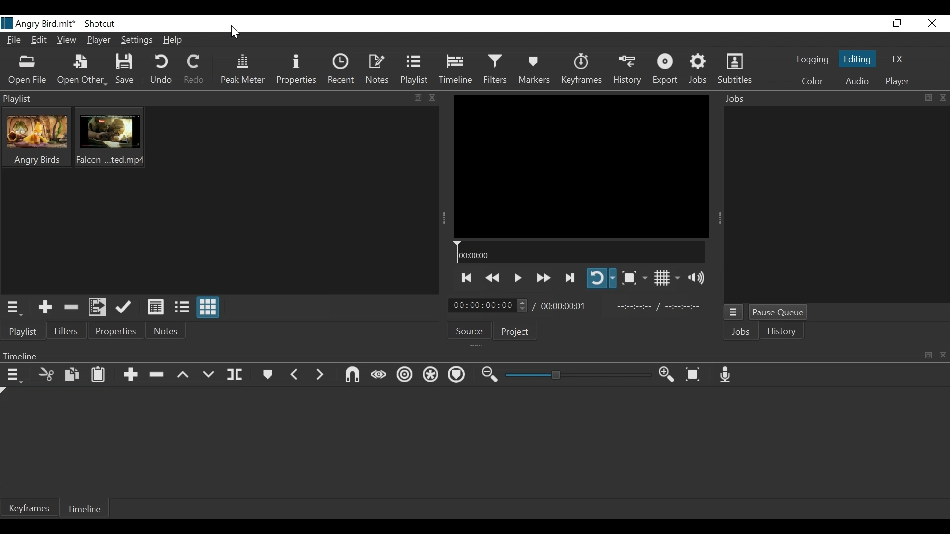  Describe the element at coordinates (236, 32) in the screenshot. I see `Cursor` at that location.